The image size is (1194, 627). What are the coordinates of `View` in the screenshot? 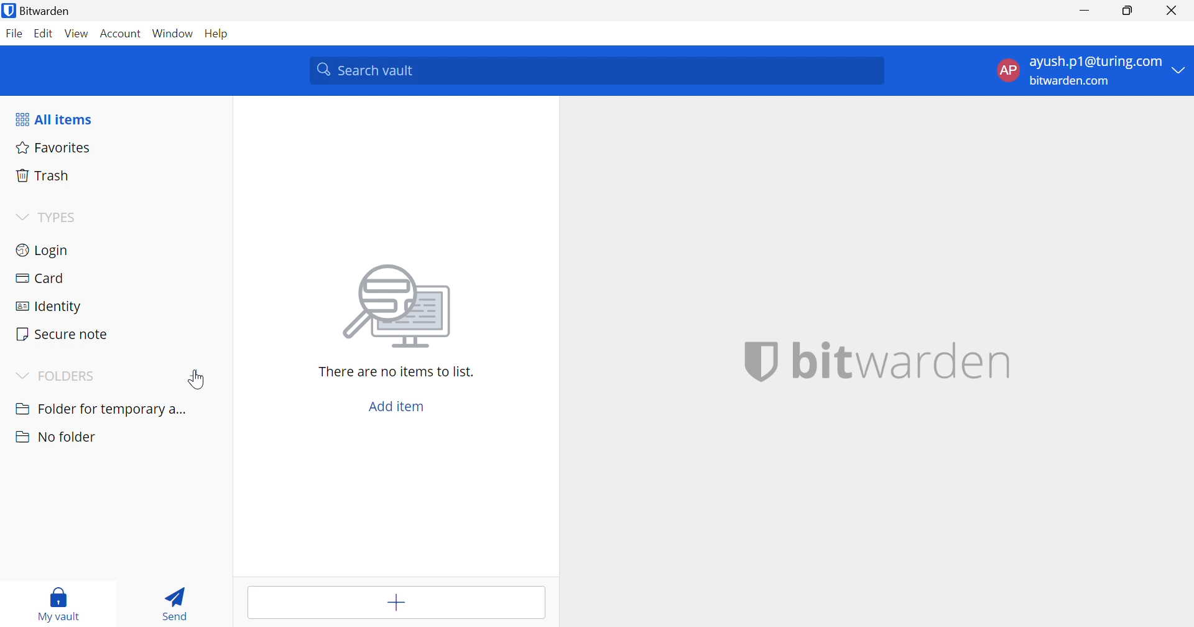 It's located at (77, 34).